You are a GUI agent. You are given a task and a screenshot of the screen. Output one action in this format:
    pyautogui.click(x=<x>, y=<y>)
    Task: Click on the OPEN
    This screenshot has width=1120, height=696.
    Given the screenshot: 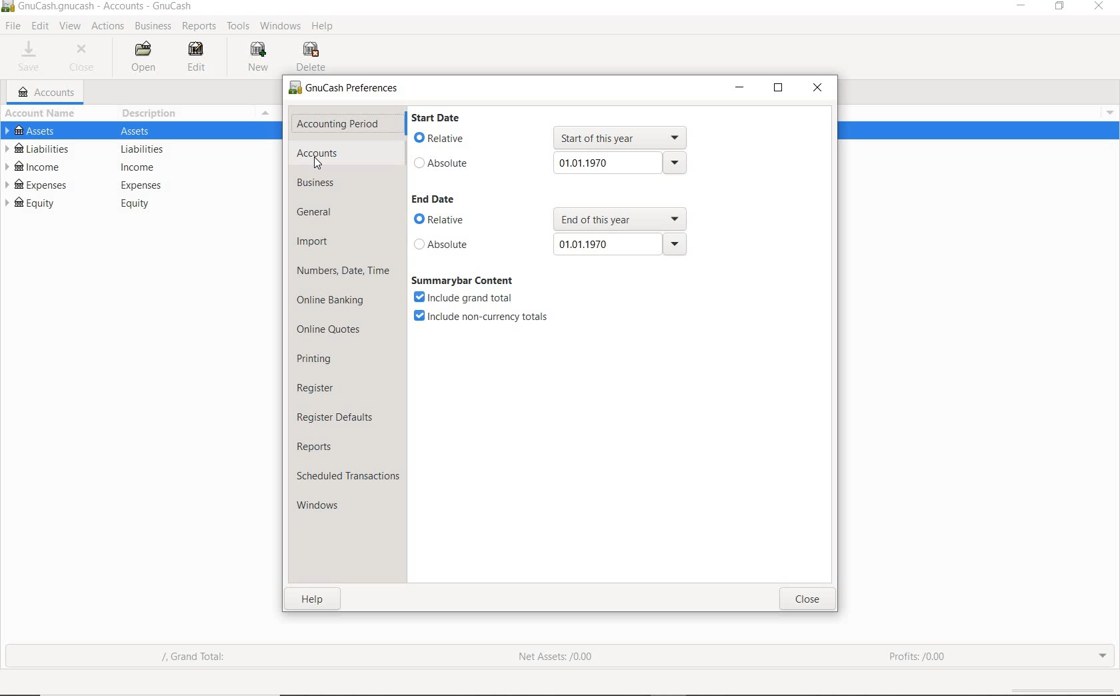 What is the action you would take?
    pyautogui.click(x=146, y=57)
    